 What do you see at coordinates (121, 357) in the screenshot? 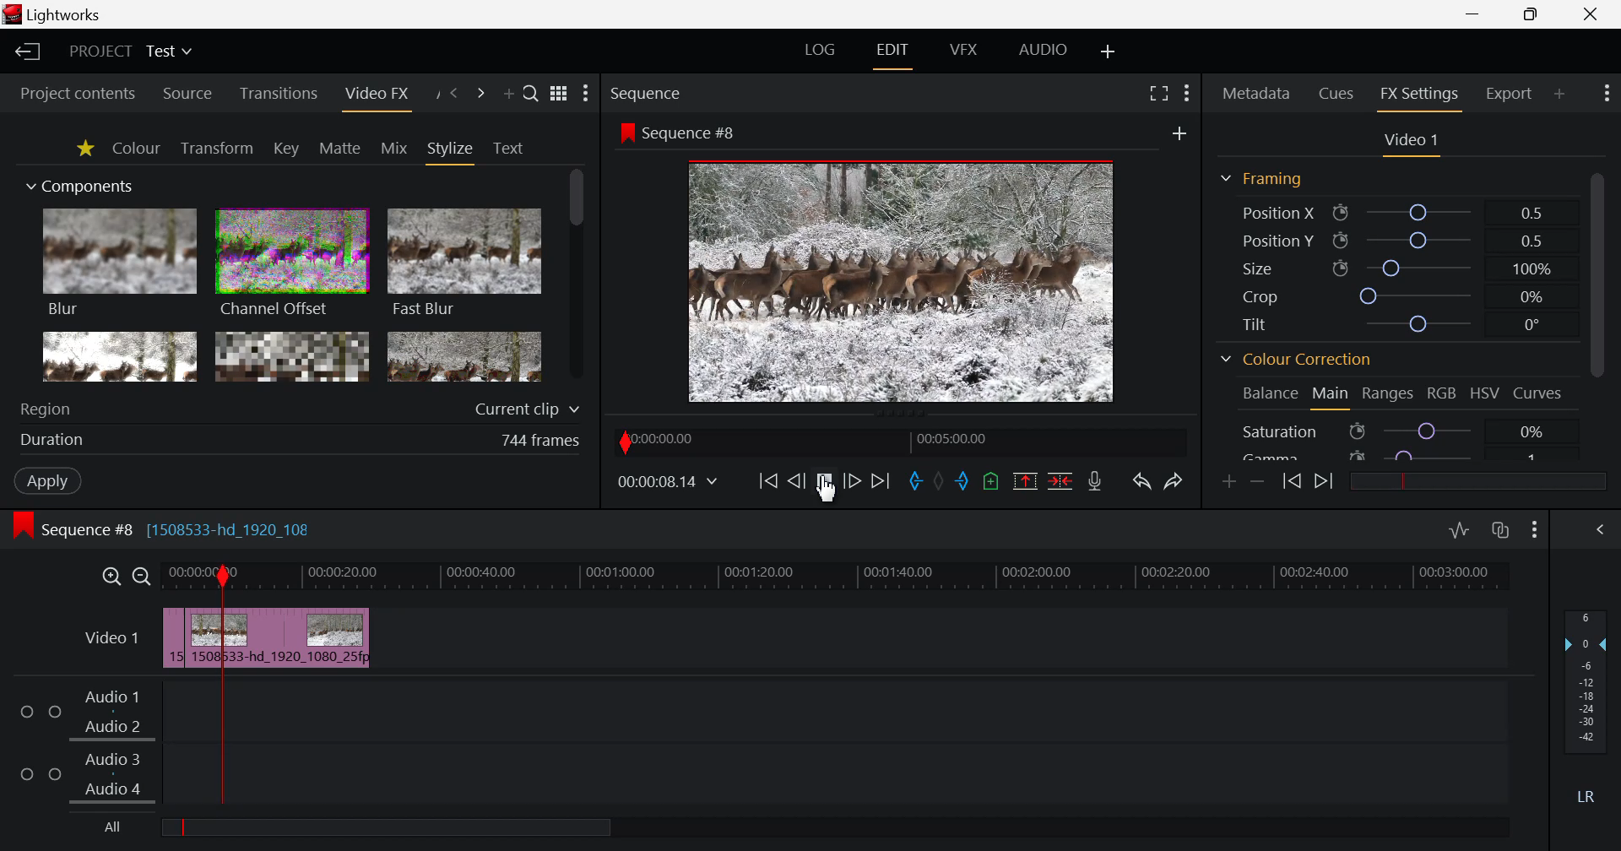
I see `Glow` at bounding box center [121, 357].